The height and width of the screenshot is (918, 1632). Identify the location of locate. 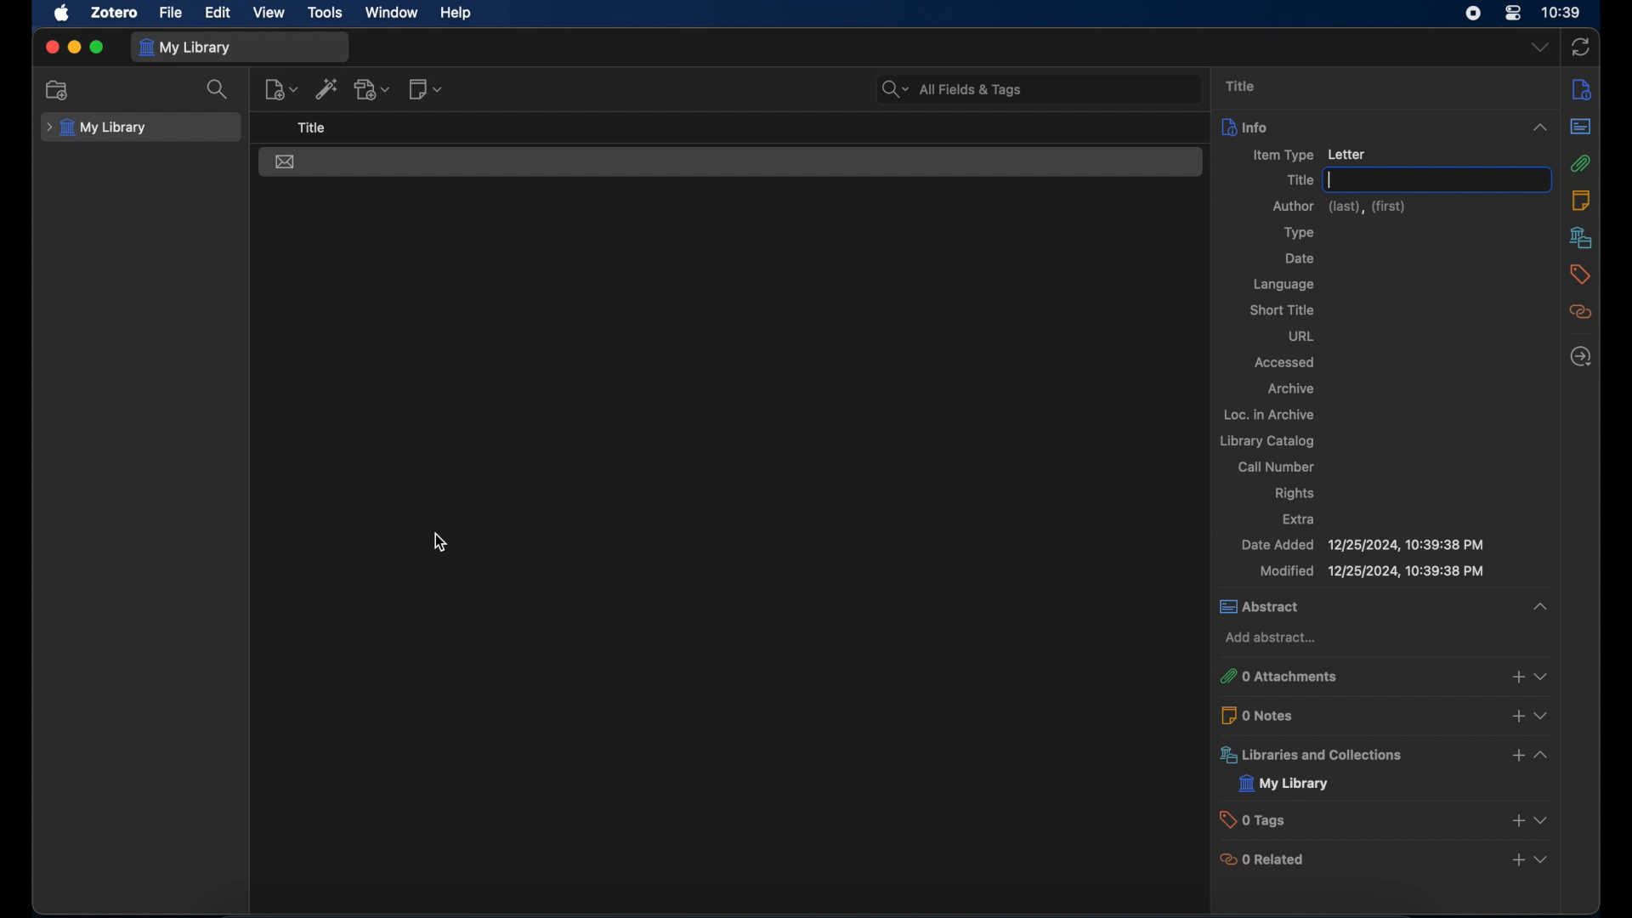
(1581, 358).